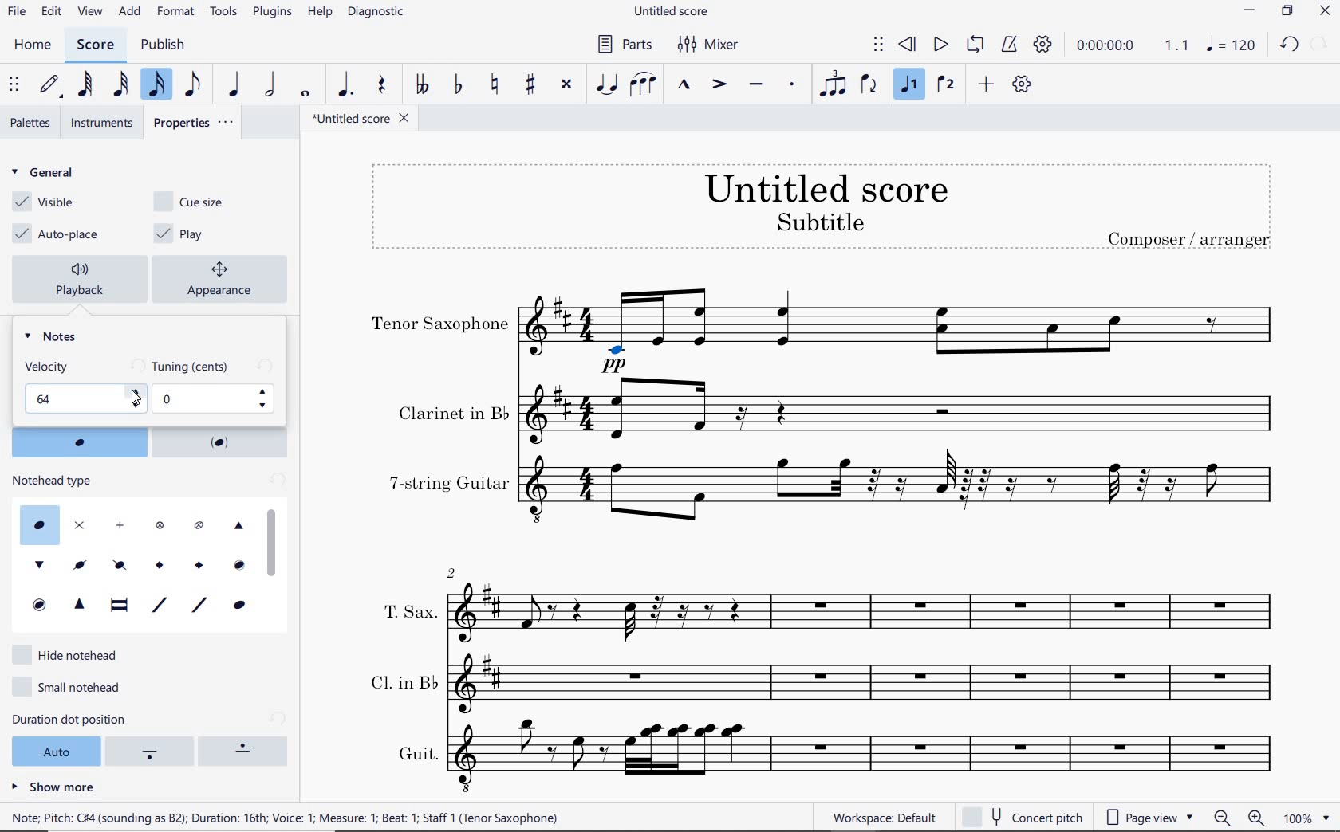 The width and height of the screenshot is (1340, 832). I want to click on text, so click(819, 221).